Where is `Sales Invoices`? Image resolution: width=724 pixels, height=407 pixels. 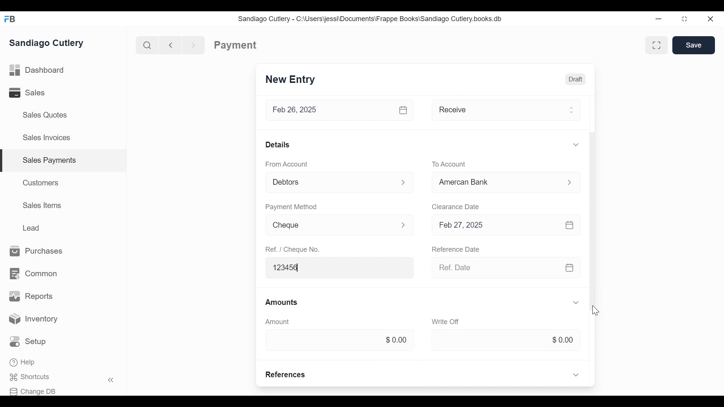
Sales Invoices is located at coordinates (46, 138).